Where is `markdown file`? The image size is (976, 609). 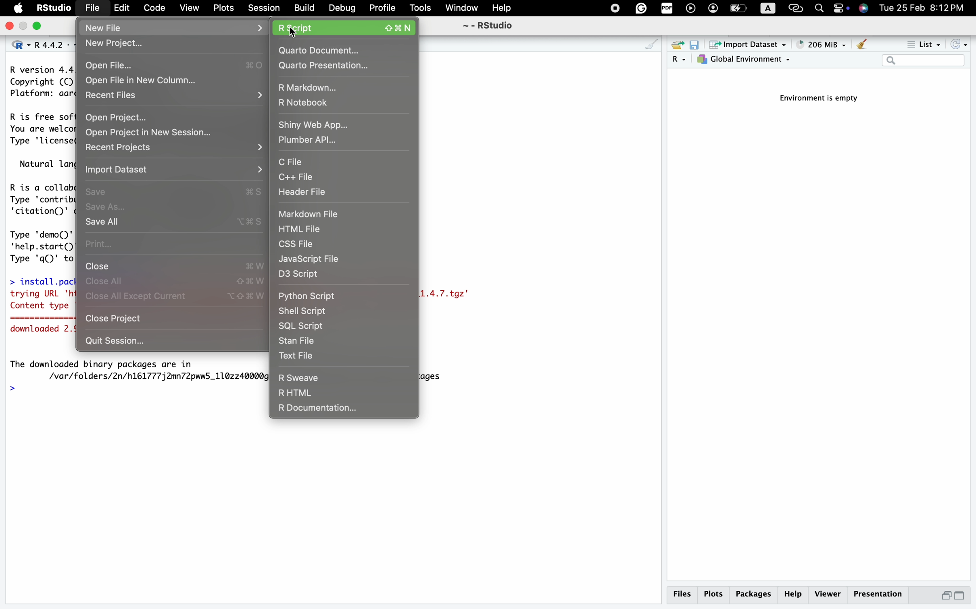 markdown file is located at coordinates (325, 213).